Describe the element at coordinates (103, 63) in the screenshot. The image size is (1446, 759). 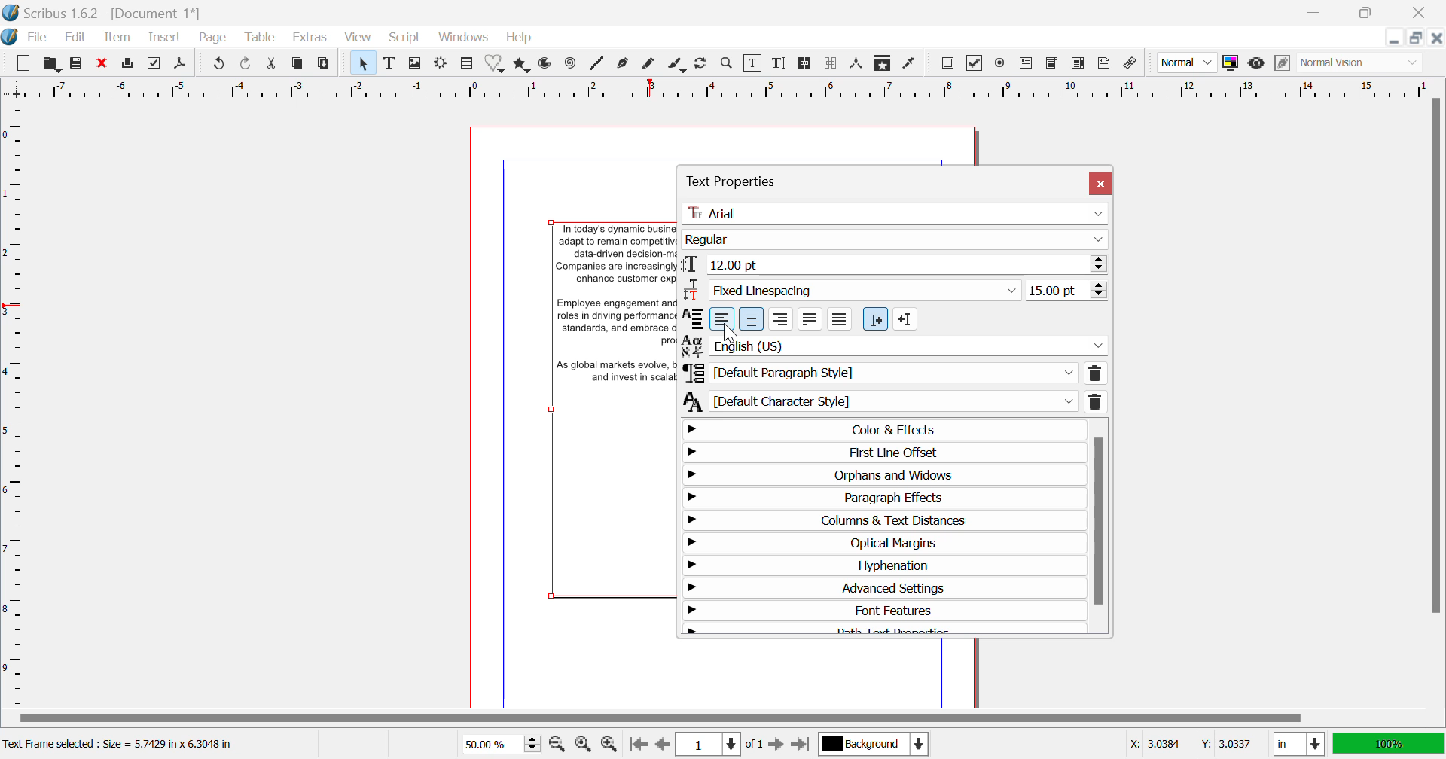
I see `Discard` at that location.